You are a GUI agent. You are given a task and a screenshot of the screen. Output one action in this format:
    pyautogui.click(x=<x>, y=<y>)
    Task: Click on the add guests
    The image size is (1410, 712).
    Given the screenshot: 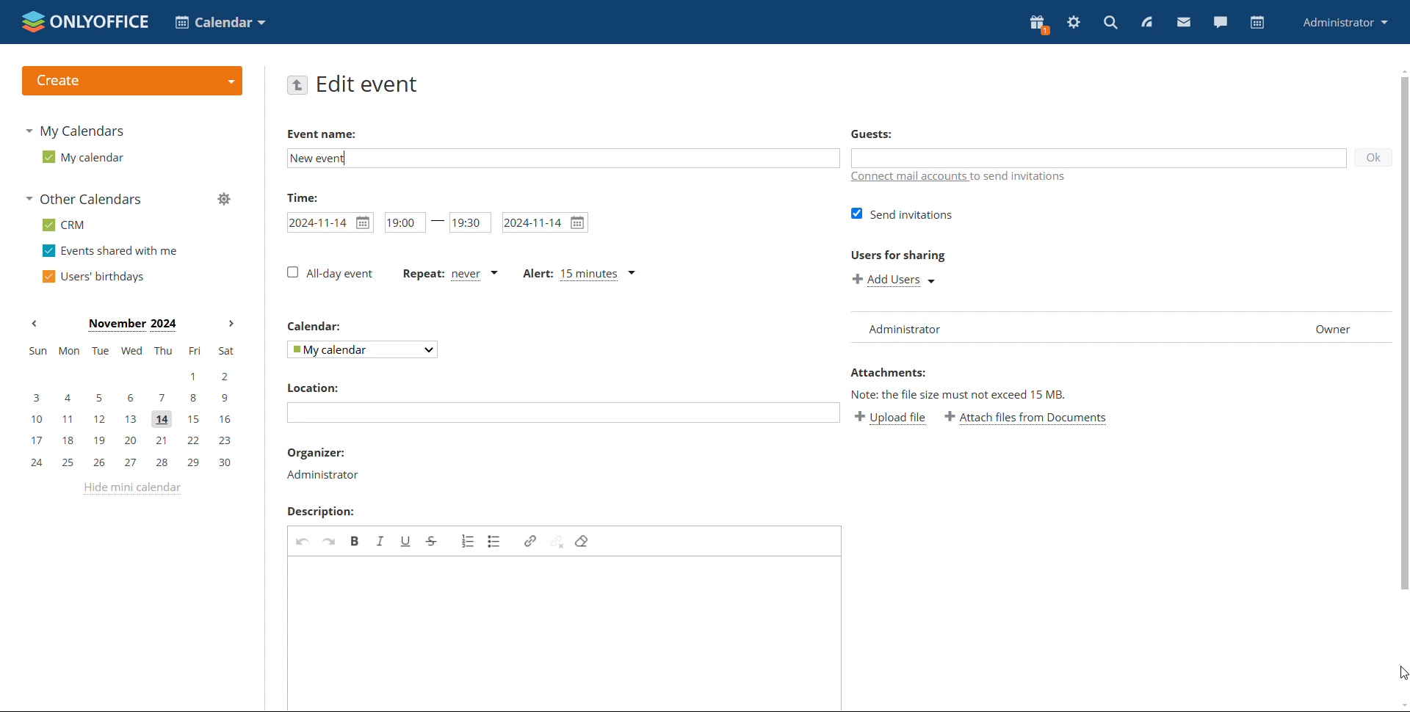 What is the action you would take?
    pyautogui.click(x=1100, y=156)
    